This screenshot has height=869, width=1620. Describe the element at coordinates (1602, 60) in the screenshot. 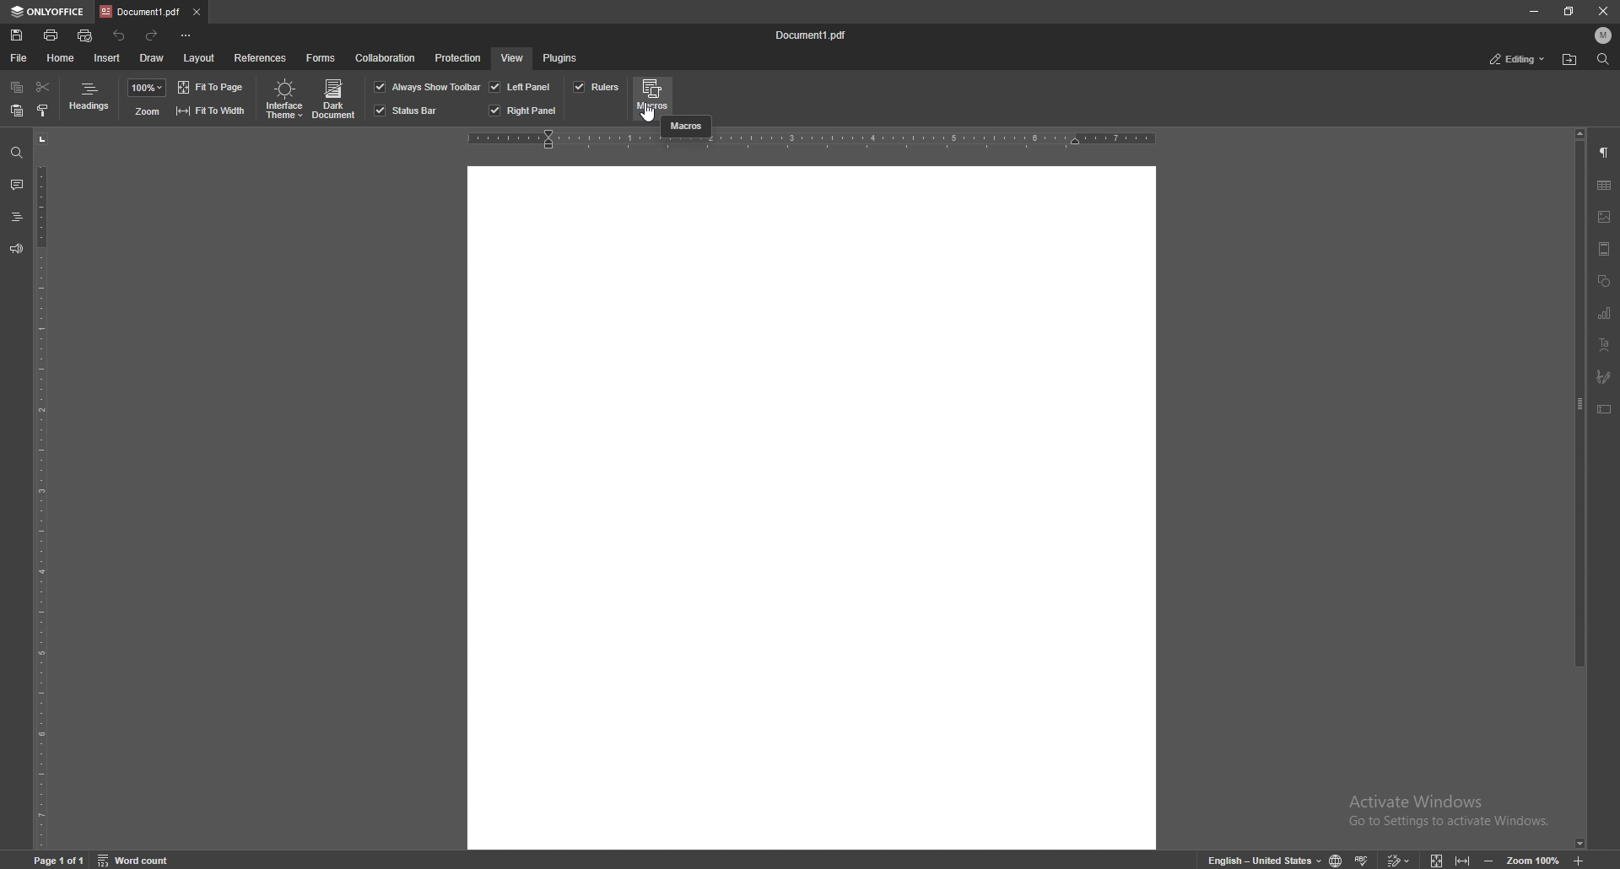

I see `find` at that location.